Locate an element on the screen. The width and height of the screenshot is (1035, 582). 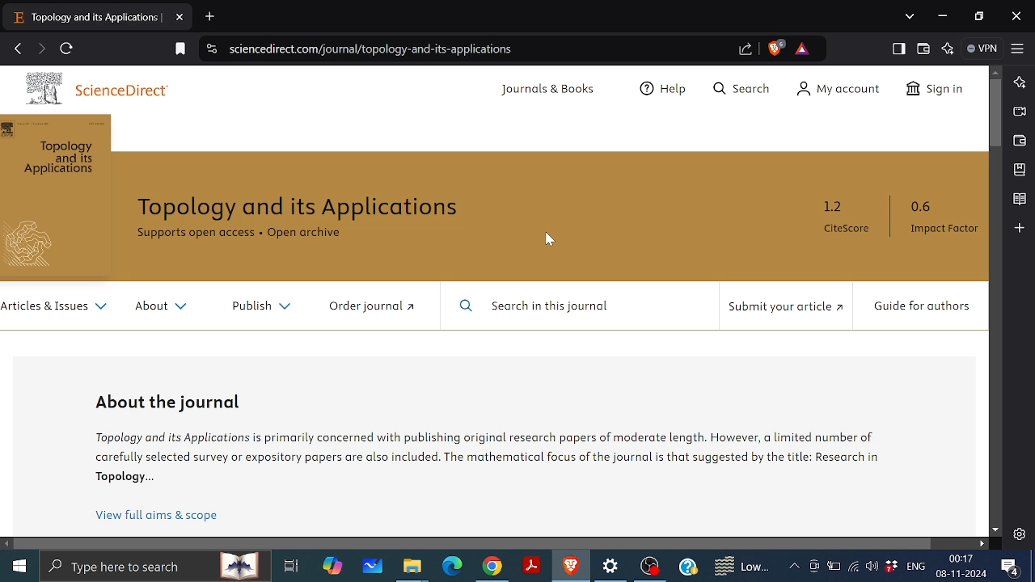
Topology and its Applications is located at coordinates (300, 208).